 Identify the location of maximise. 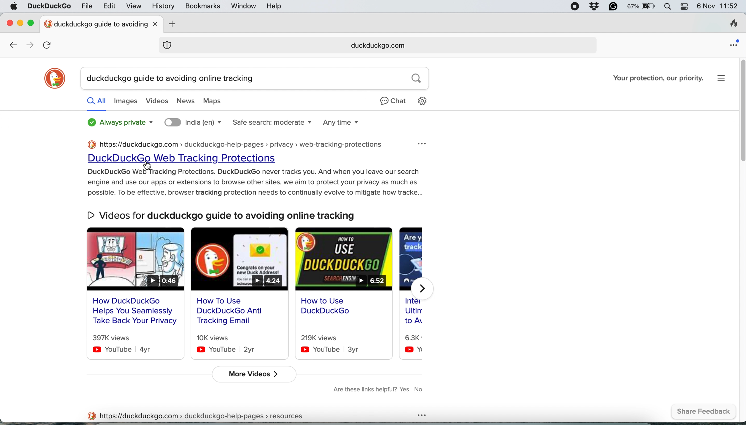
(33, 24).